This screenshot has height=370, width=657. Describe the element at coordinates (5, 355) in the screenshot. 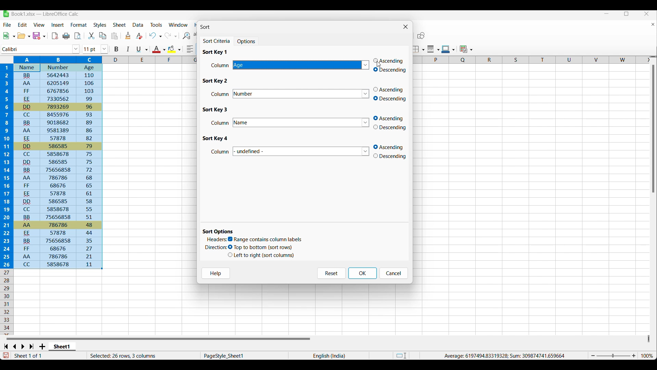

I see `Indicates modifications that require saving` at that location.